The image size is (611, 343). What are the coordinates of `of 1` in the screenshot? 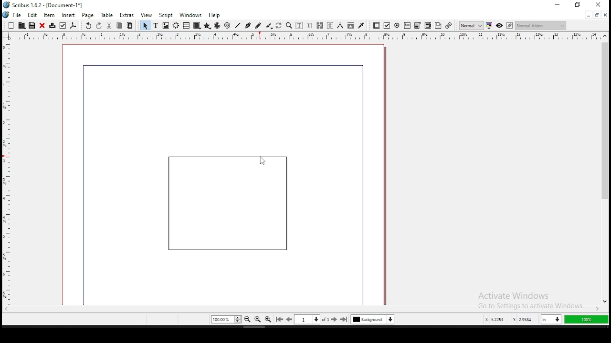 It's located at (326, 319).